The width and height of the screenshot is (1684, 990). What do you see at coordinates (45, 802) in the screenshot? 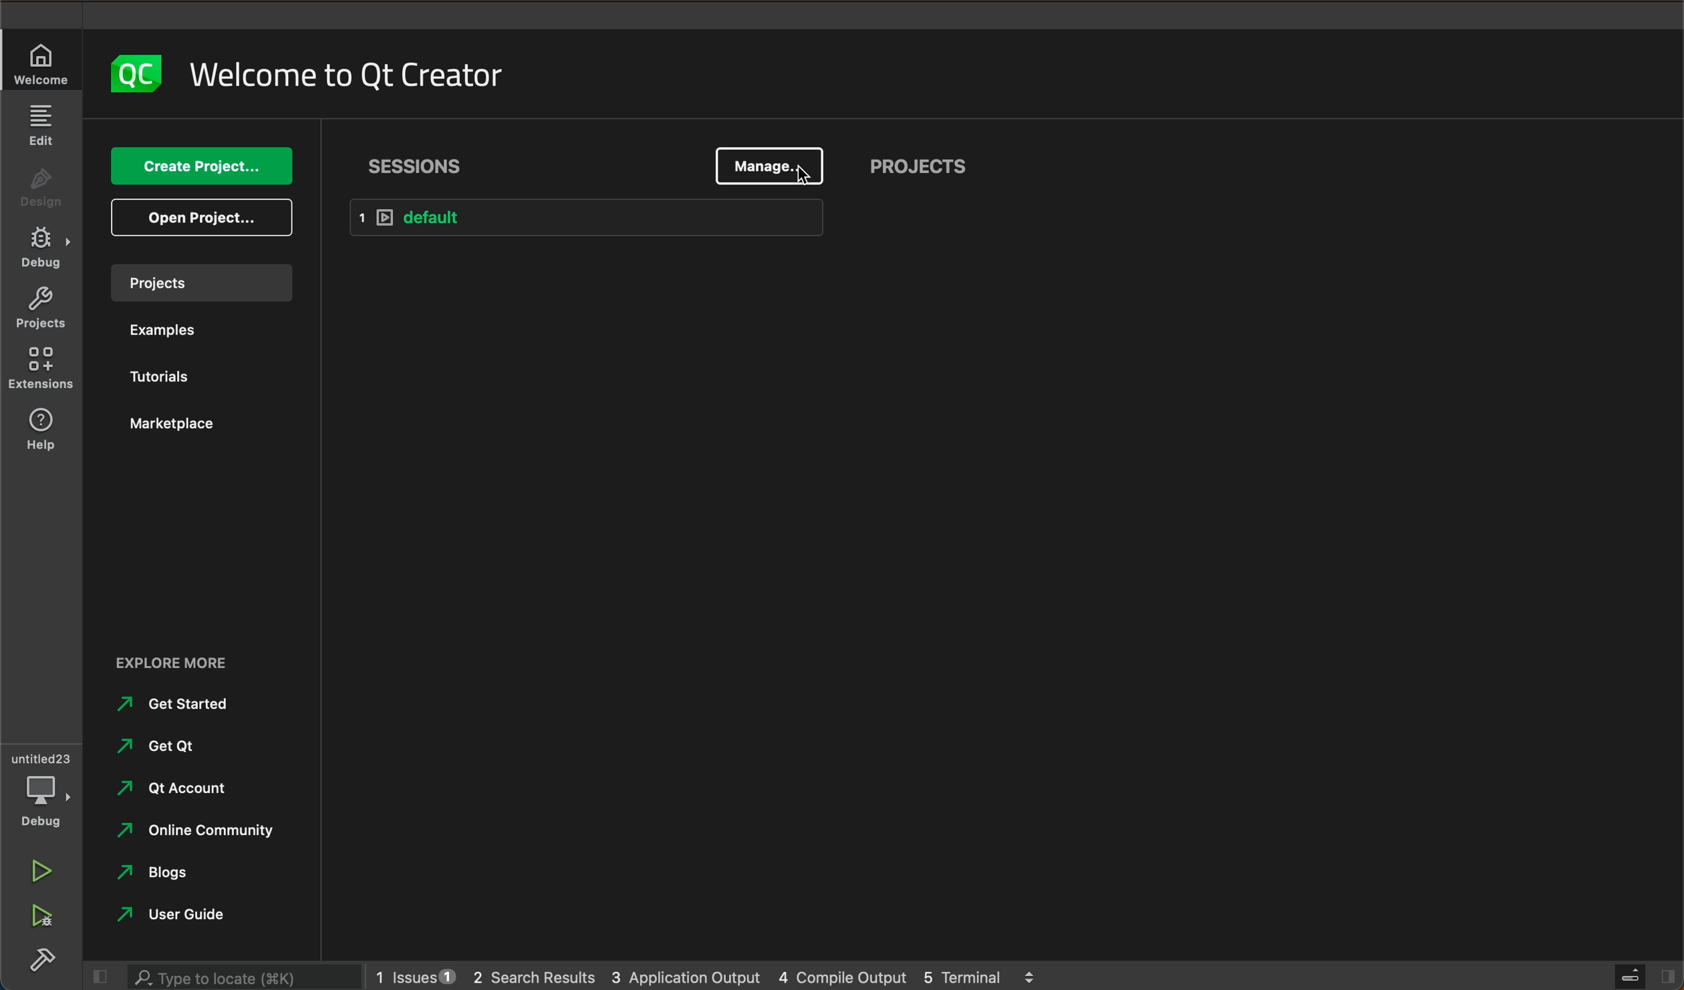
I see `debug` at bounding box center [45, 802].